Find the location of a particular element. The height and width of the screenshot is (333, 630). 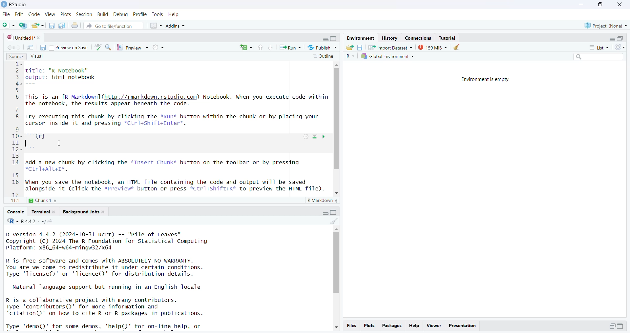

expand is located at coordinates (621, 326).